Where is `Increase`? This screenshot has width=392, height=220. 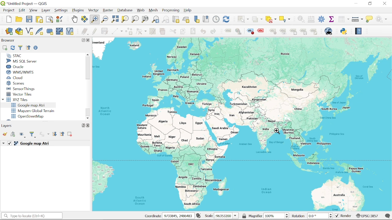 Increase is located at coordinates (288, 214).